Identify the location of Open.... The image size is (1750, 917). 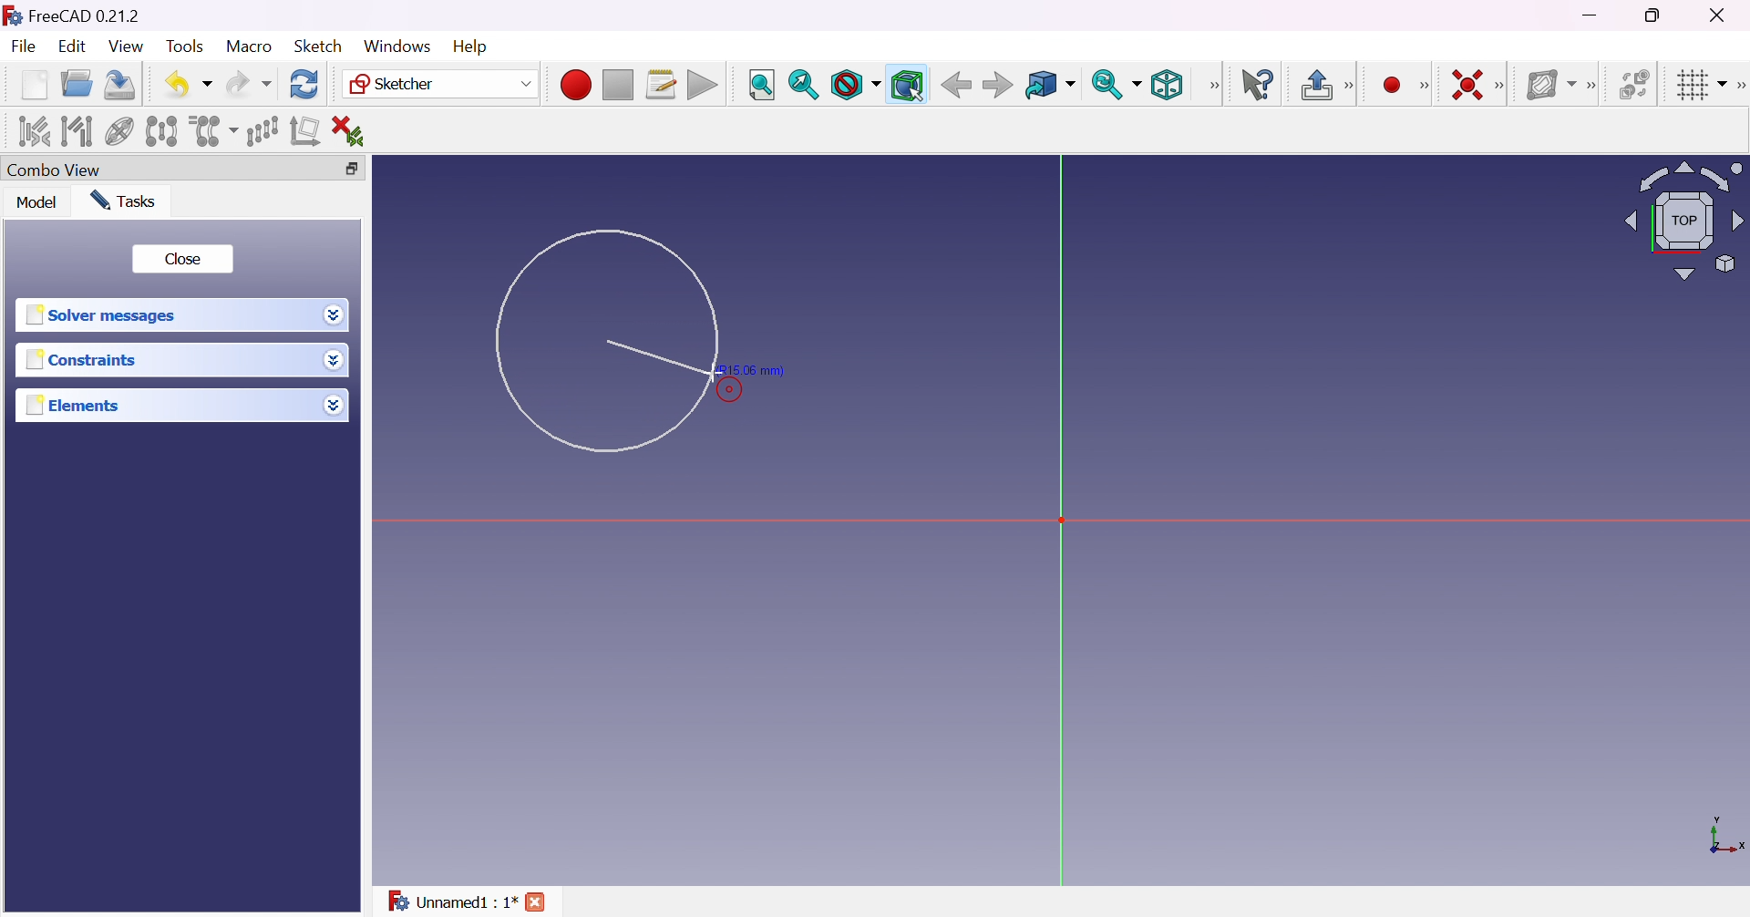
(76, 85).